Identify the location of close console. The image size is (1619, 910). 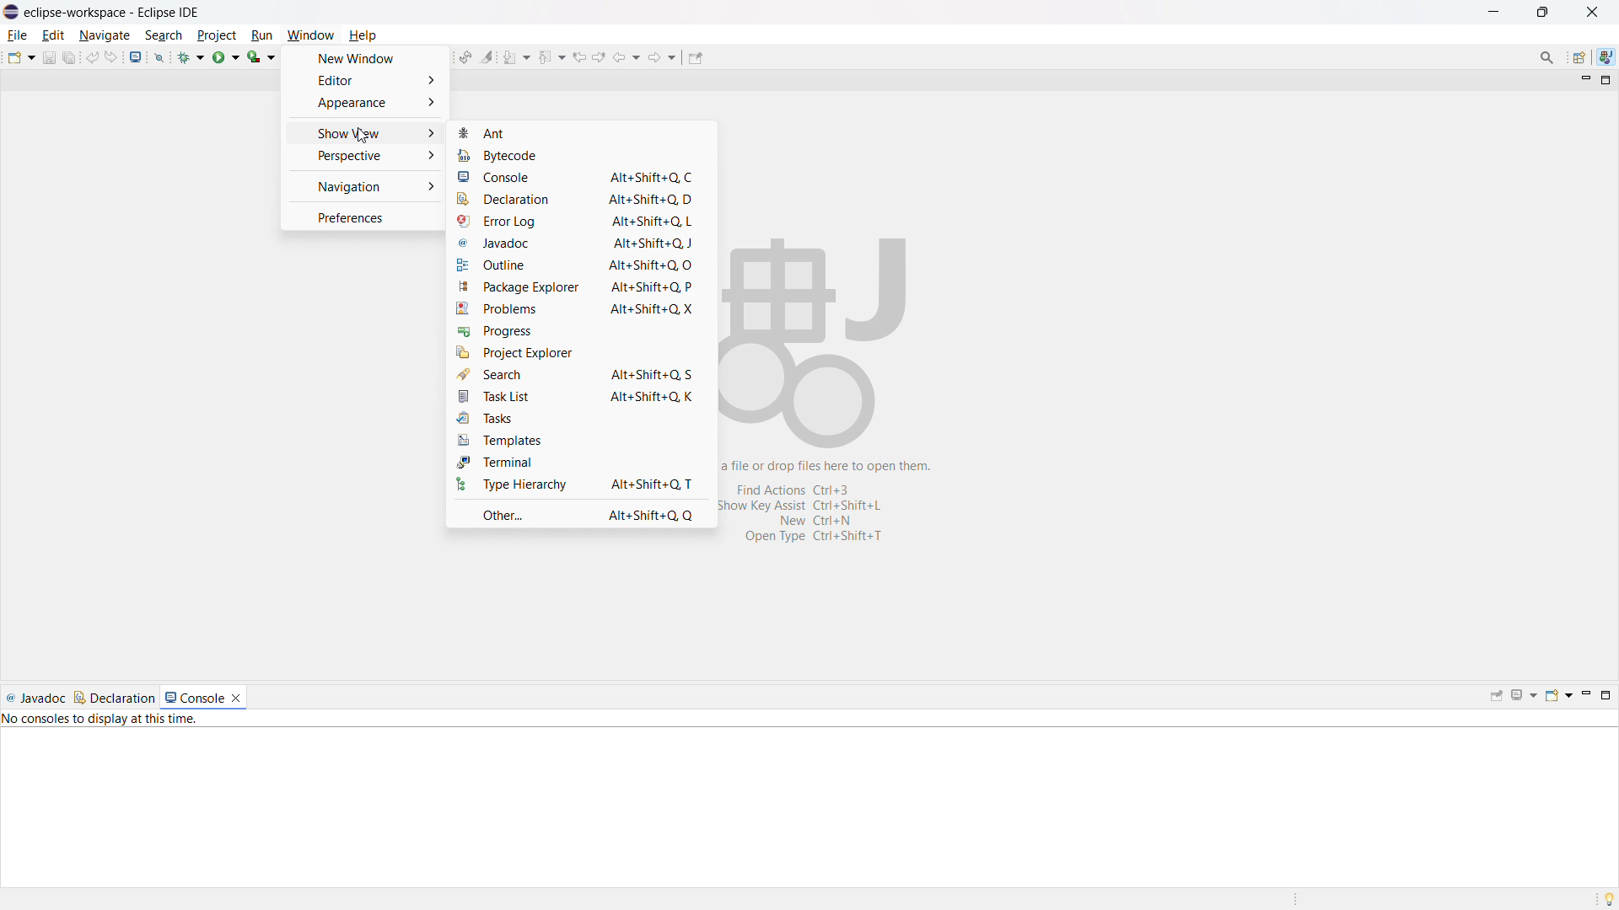
(235, 697).